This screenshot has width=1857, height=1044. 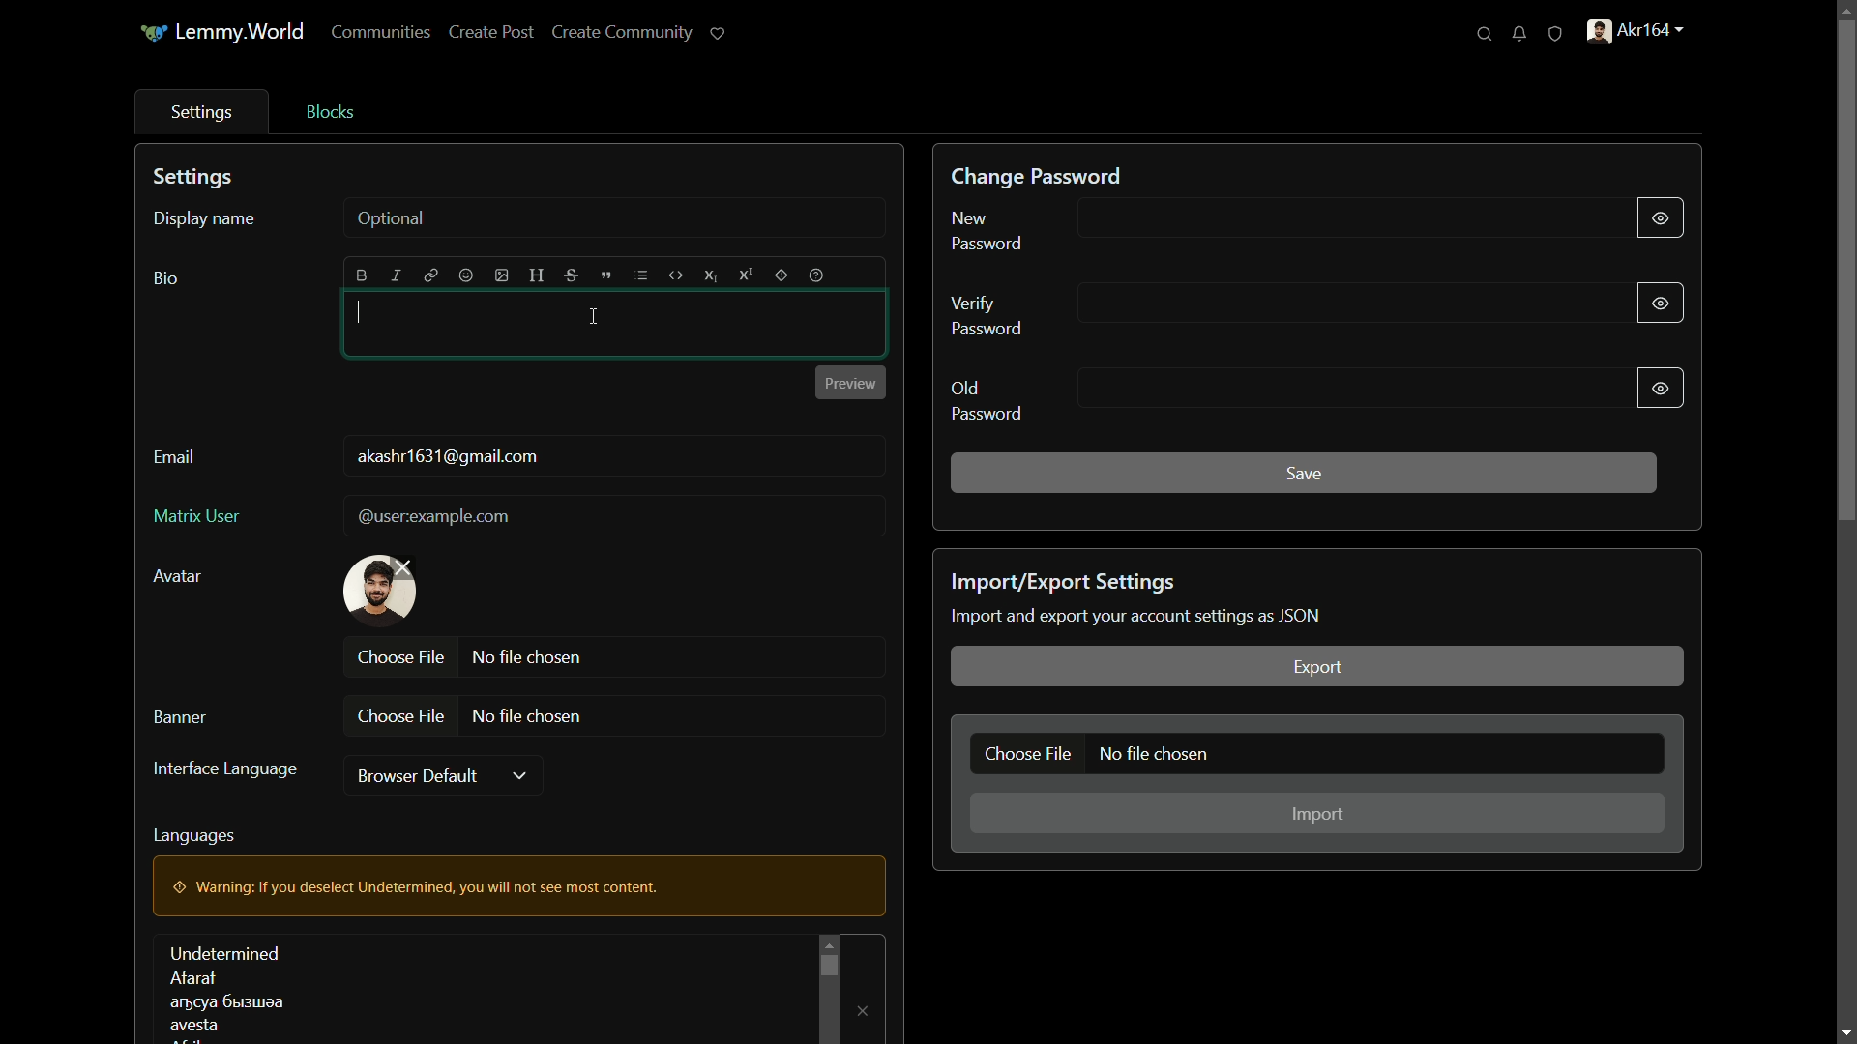 I want to click on languages, so click(x=225, y=989).